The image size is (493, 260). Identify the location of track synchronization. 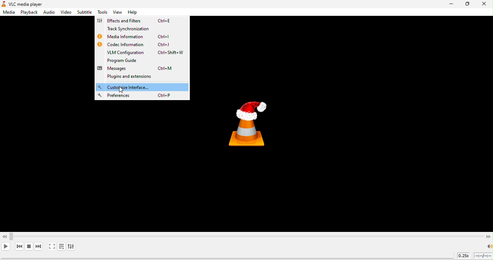
(141, 28).